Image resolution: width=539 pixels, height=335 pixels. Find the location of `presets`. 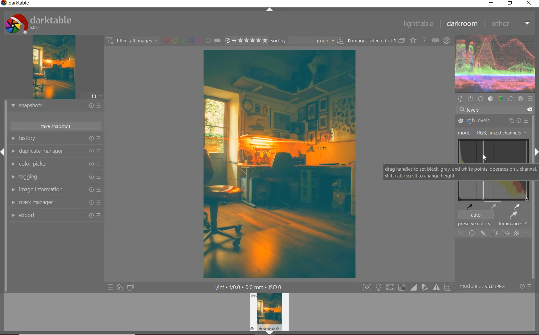

presets is located at coordinates (532, 99).